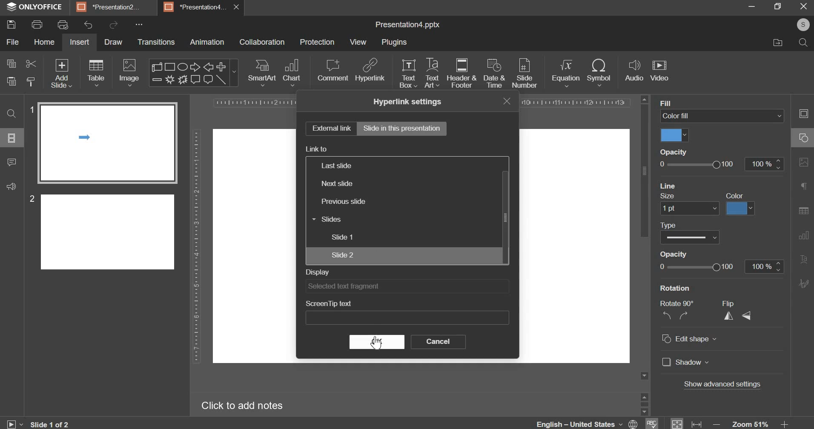  Describe the element at coordinates (338, 166) in the screenshot. I see `last slide` at that location.